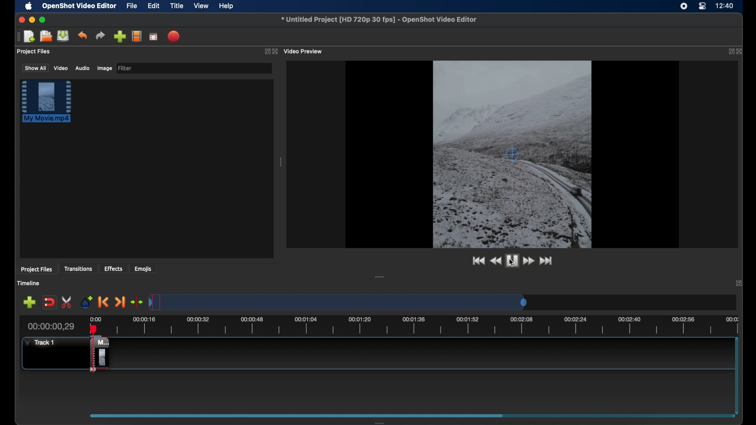 Image resolution: width=756 pixels, height=425 pixels. What do you see at coordinates (92, 356) in the screenshot?
I see `clip` at bounding box center [92, 356].